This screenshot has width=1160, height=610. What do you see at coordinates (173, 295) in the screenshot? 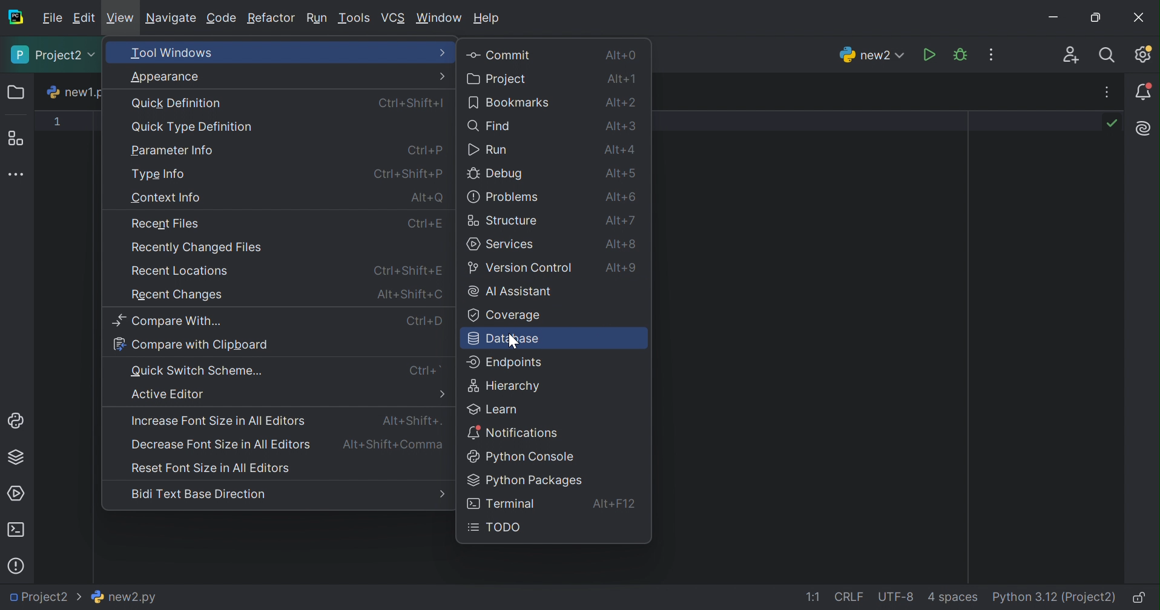
I see `Recent changes` at bounding box center [173, 295].